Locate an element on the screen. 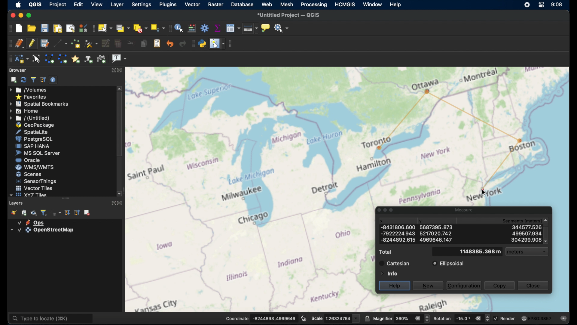 The height and width of the screenshot is (325, 577). save layer edits is located at coordinates (44, 43).